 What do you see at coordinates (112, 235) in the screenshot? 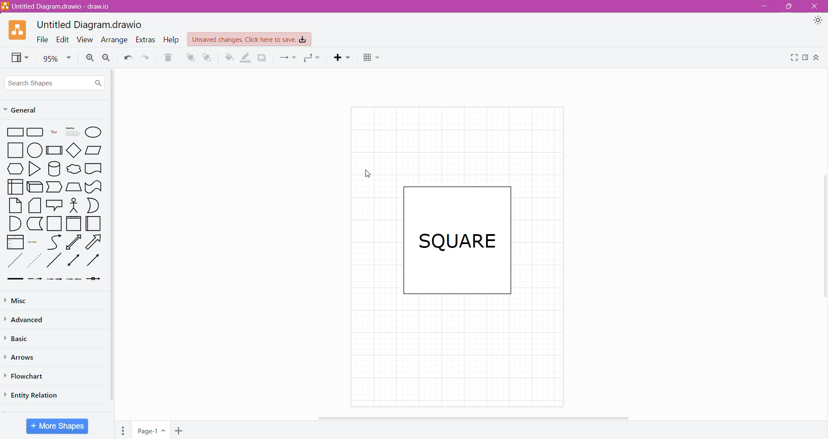
I see `Vertical Scroll Bar` at bounding box center [112, 235].